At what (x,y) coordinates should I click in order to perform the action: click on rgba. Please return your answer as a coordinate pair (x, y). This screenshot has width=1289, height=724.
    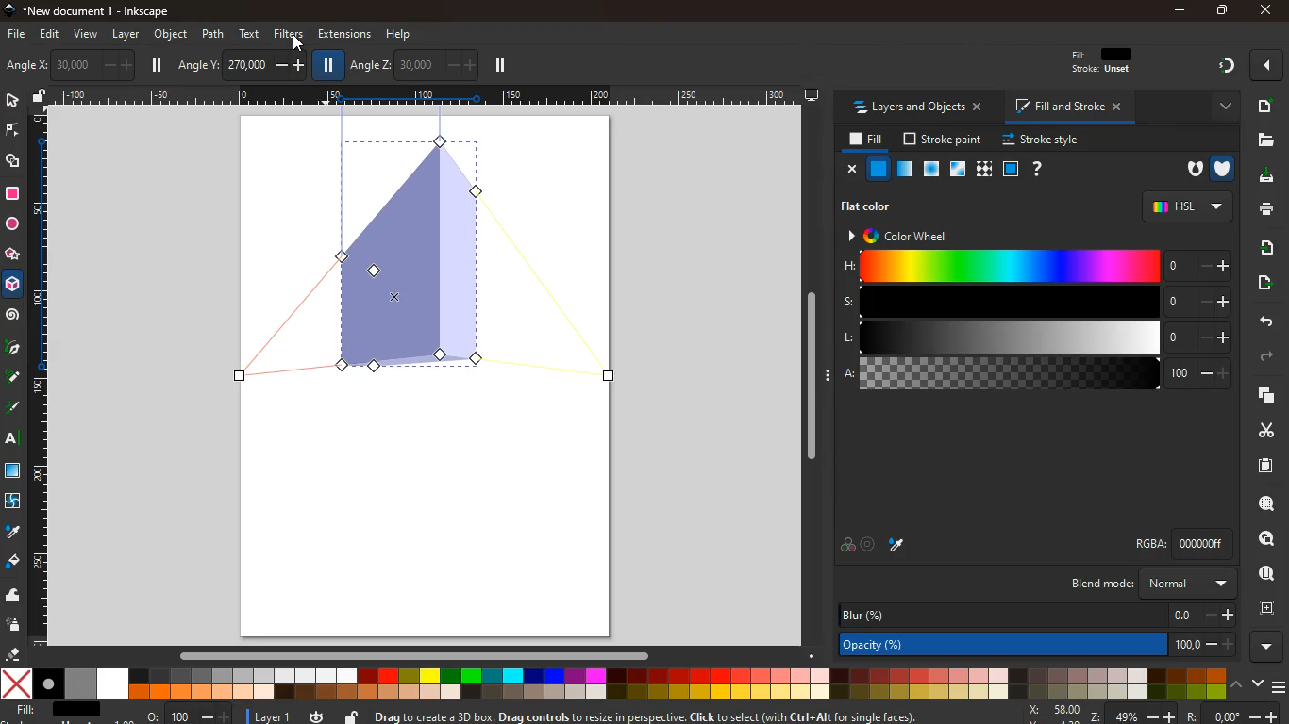
    Looking at the image, I should click on (1165, 544).